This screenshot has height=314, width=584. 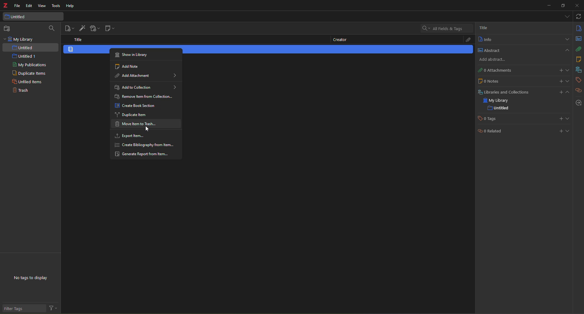 I want to click on add, so click(x=559, y=131).